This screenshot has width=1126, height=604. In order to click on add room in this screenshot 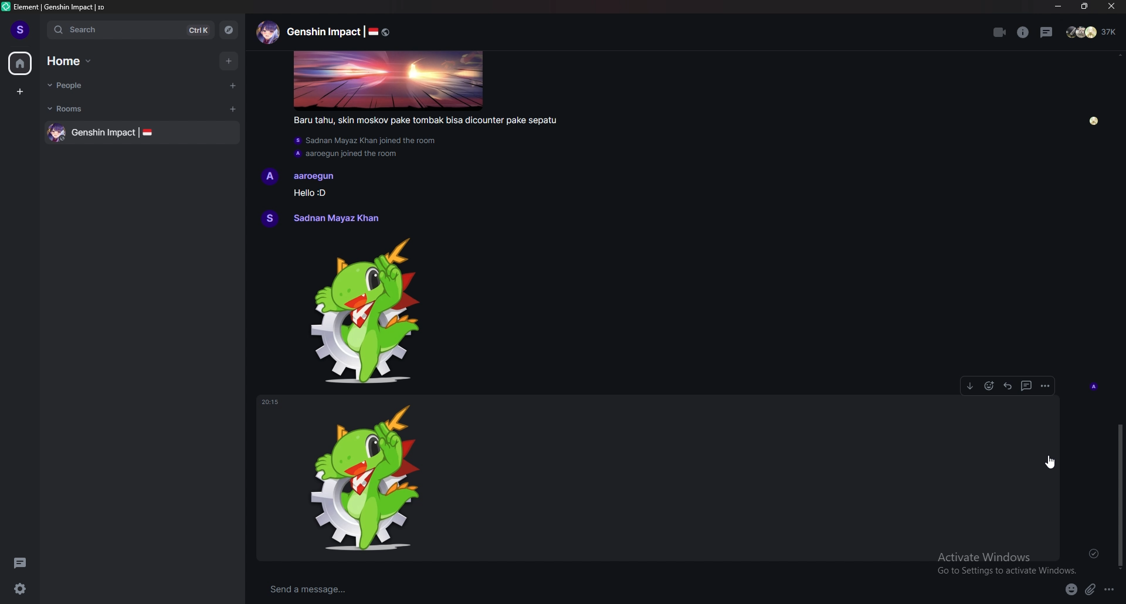, I will do `click(233, 109)`.